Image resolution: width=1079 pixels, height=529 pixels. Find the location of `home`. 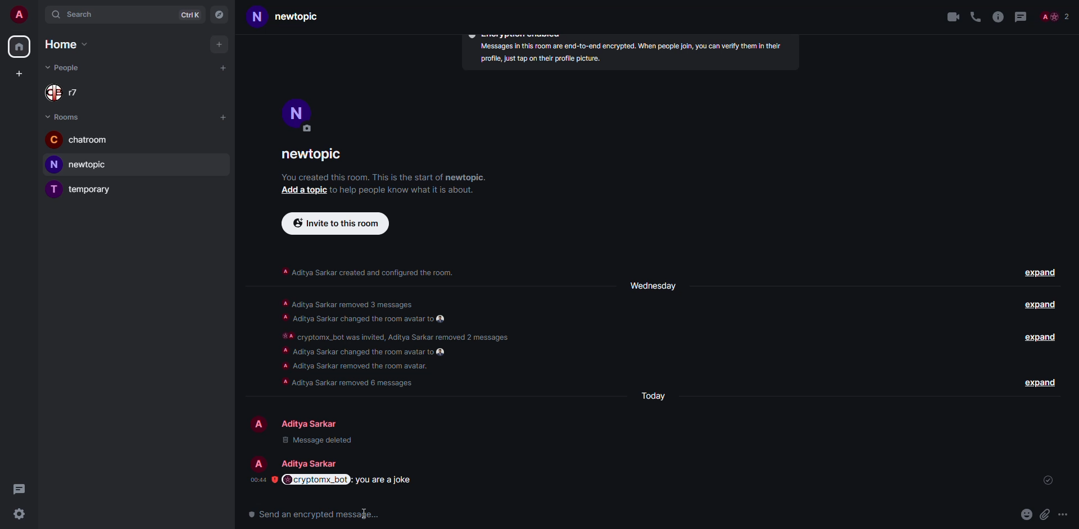

home is located at coordinates (64, 44).